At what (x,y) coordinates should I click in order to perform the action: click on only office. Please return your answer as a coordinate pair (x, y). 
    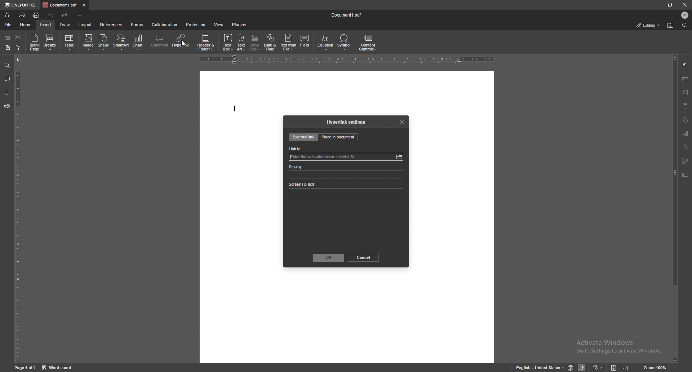
    Looking at the image, I should click on (21, 5).